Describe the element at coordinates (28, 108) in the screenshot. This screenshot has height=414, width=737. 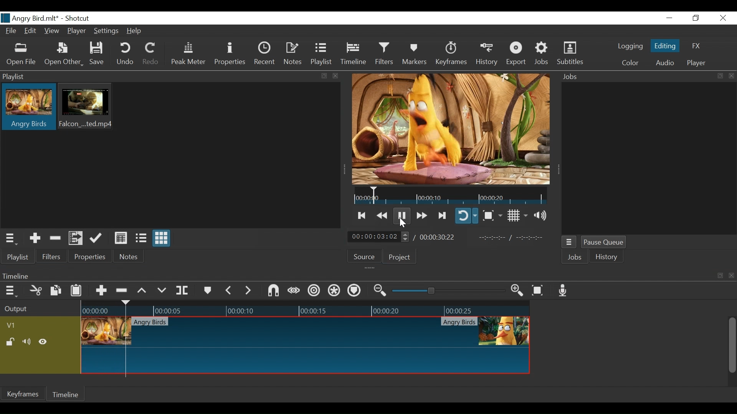
I see `Clip` at that location.